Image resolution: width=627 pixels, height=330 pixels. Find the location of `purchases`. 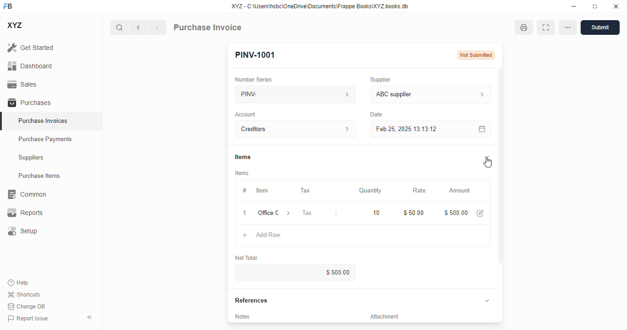

purchases is located at coordinates (29, 103).